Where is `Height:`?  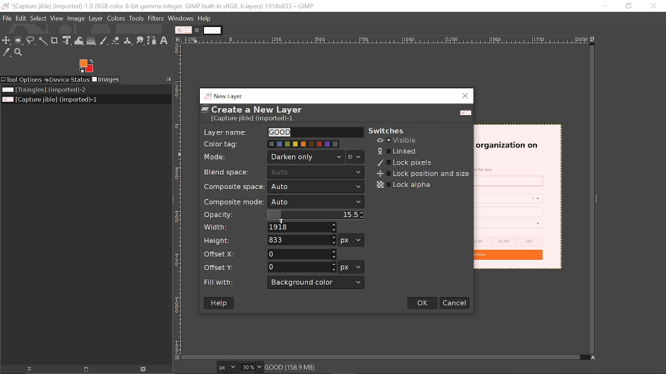
Height: is located at coordinates (217, 240).